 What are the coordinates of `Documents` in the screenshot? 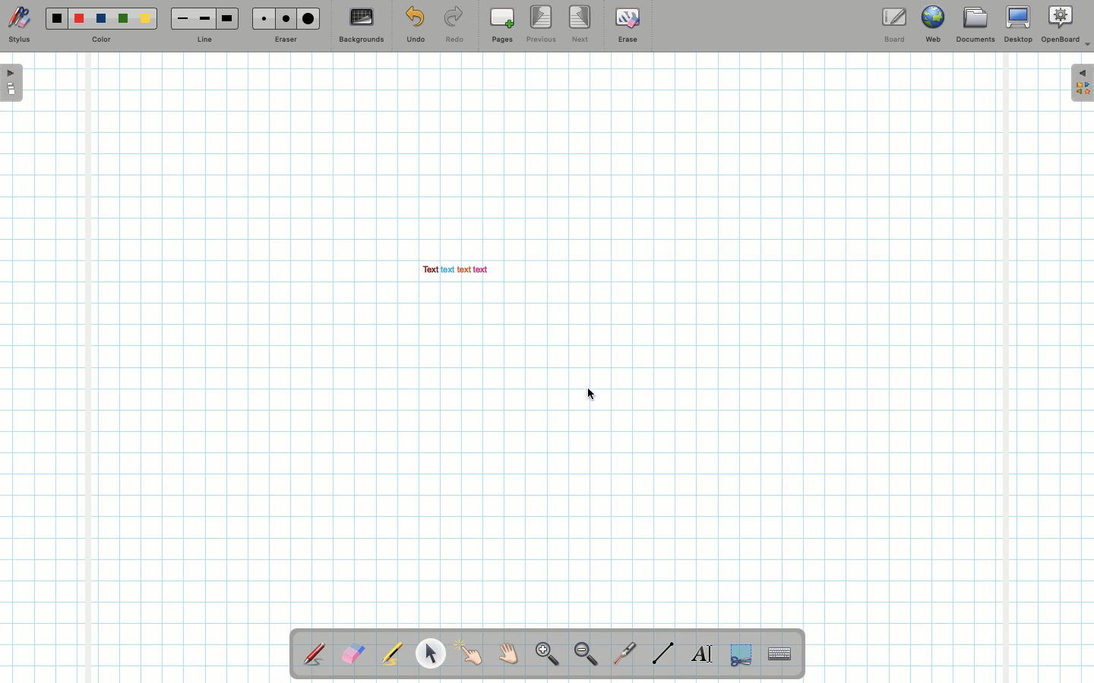 It's located at (975, 27).